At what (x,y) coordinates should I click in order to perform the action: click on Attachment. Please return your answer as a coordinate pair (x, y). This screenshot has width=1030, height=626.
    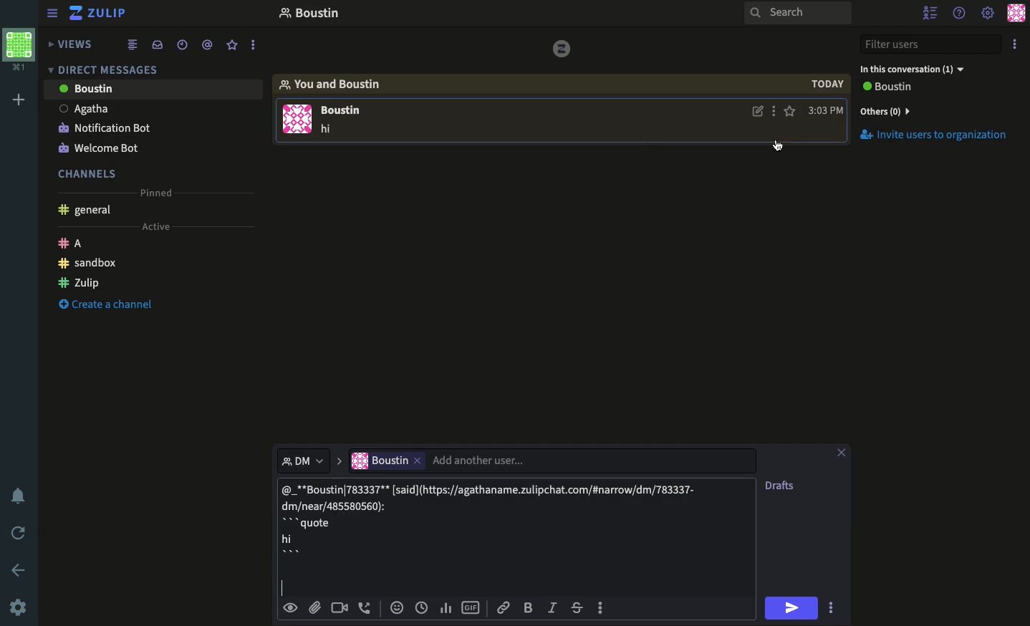
    Looking at the image, I should click on (314, 608).